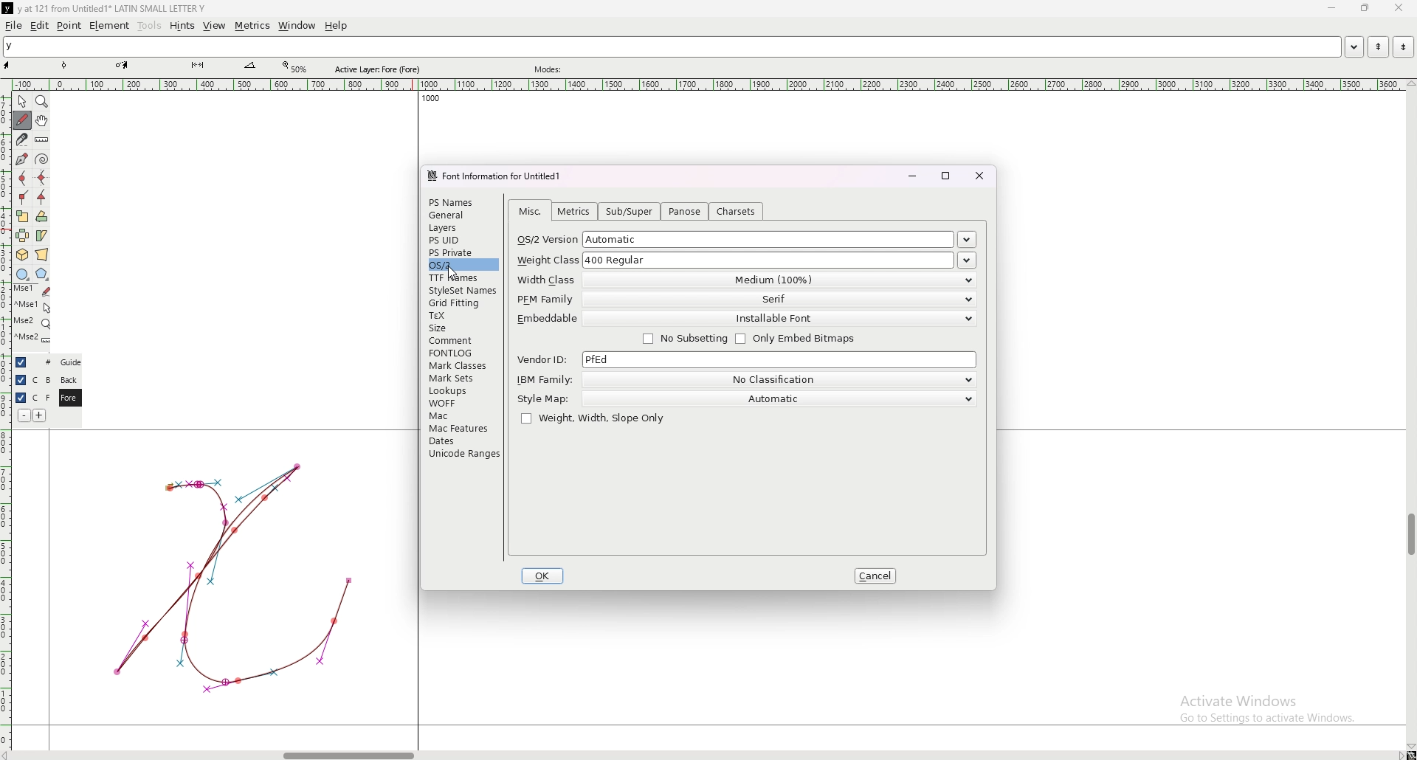 This screenshot has height=760, width=1417. What do you see at coordinates (1397, 8) in the screenshot?
I see `close` at bounding box center [1397, 8].